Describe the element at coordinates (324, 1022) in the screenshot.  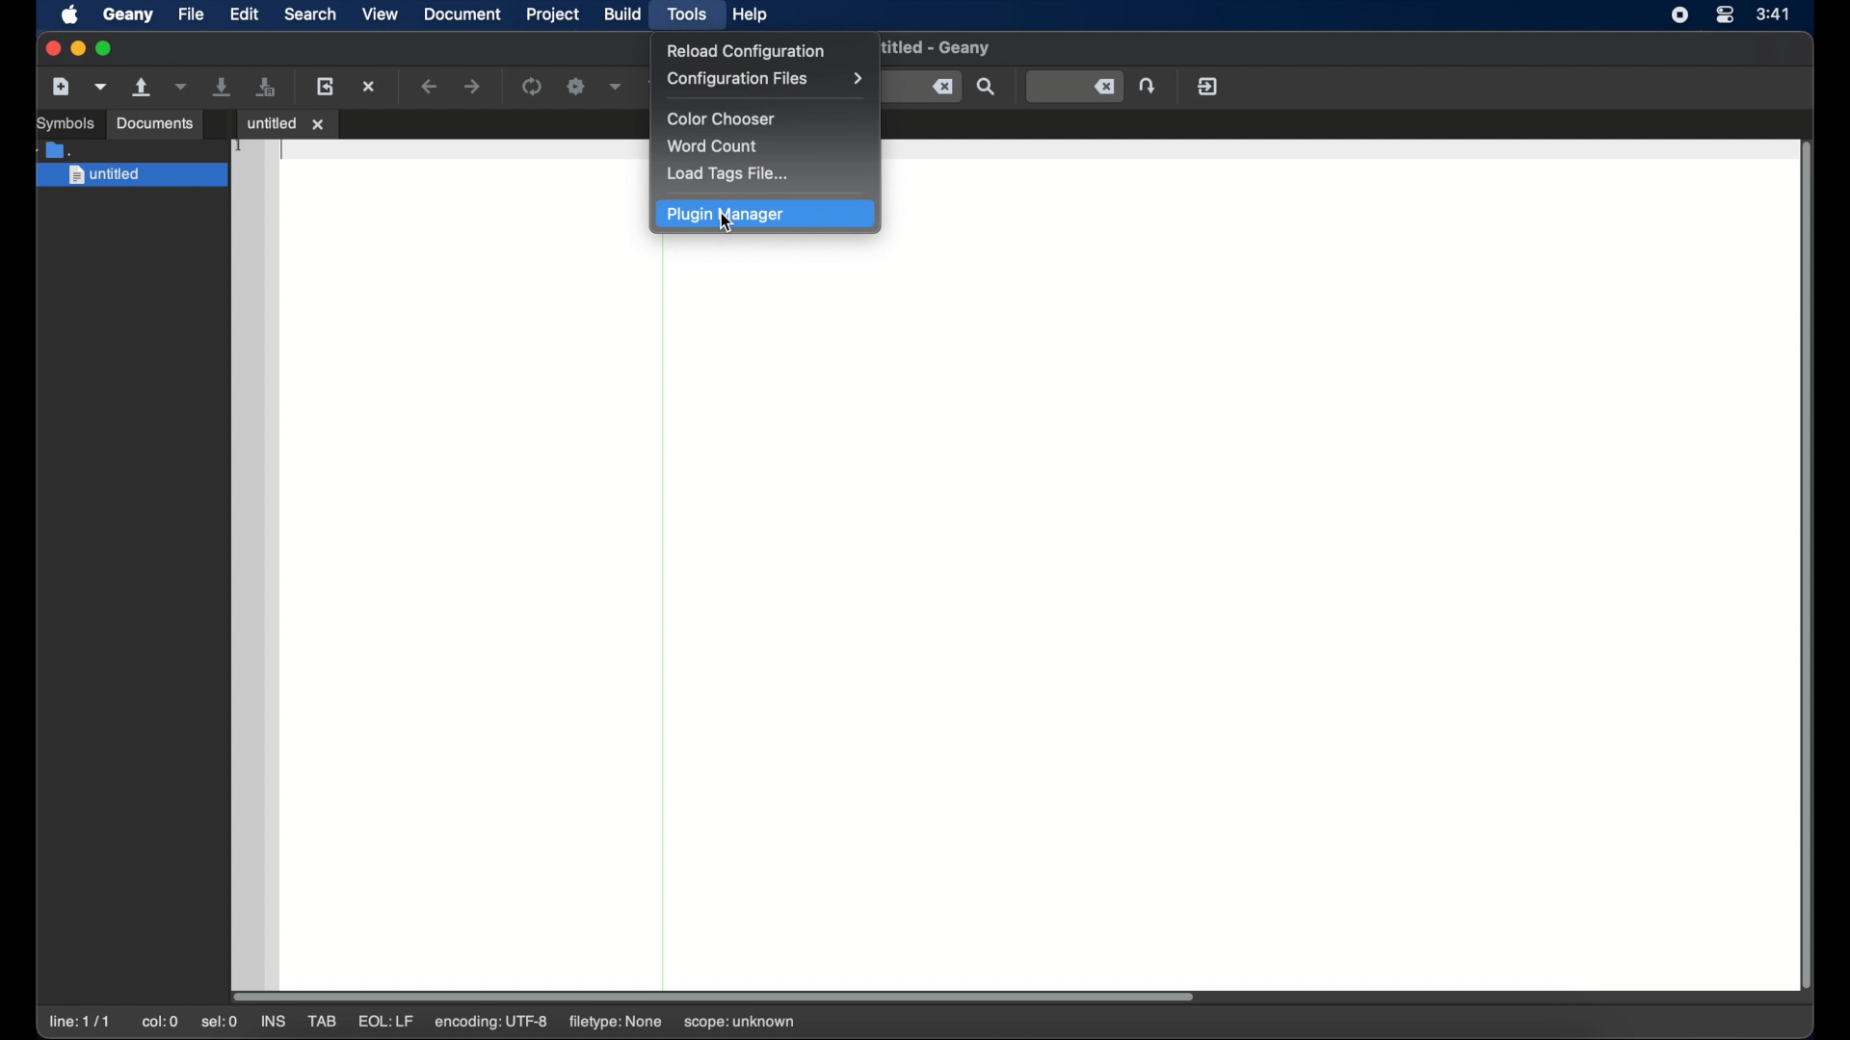
I see `tab` at that location.